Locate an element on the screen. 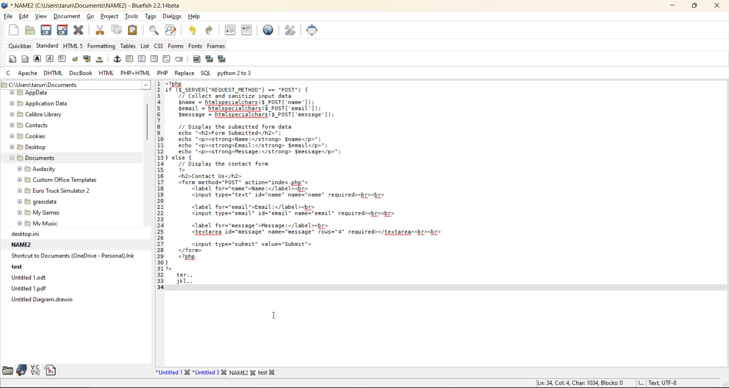 Image resolution: width=729 pixels, height=388 pixels. Ln: 34, Col: 4 Char: 1034, Blocks: 0 is located at coordinates (576, 381).